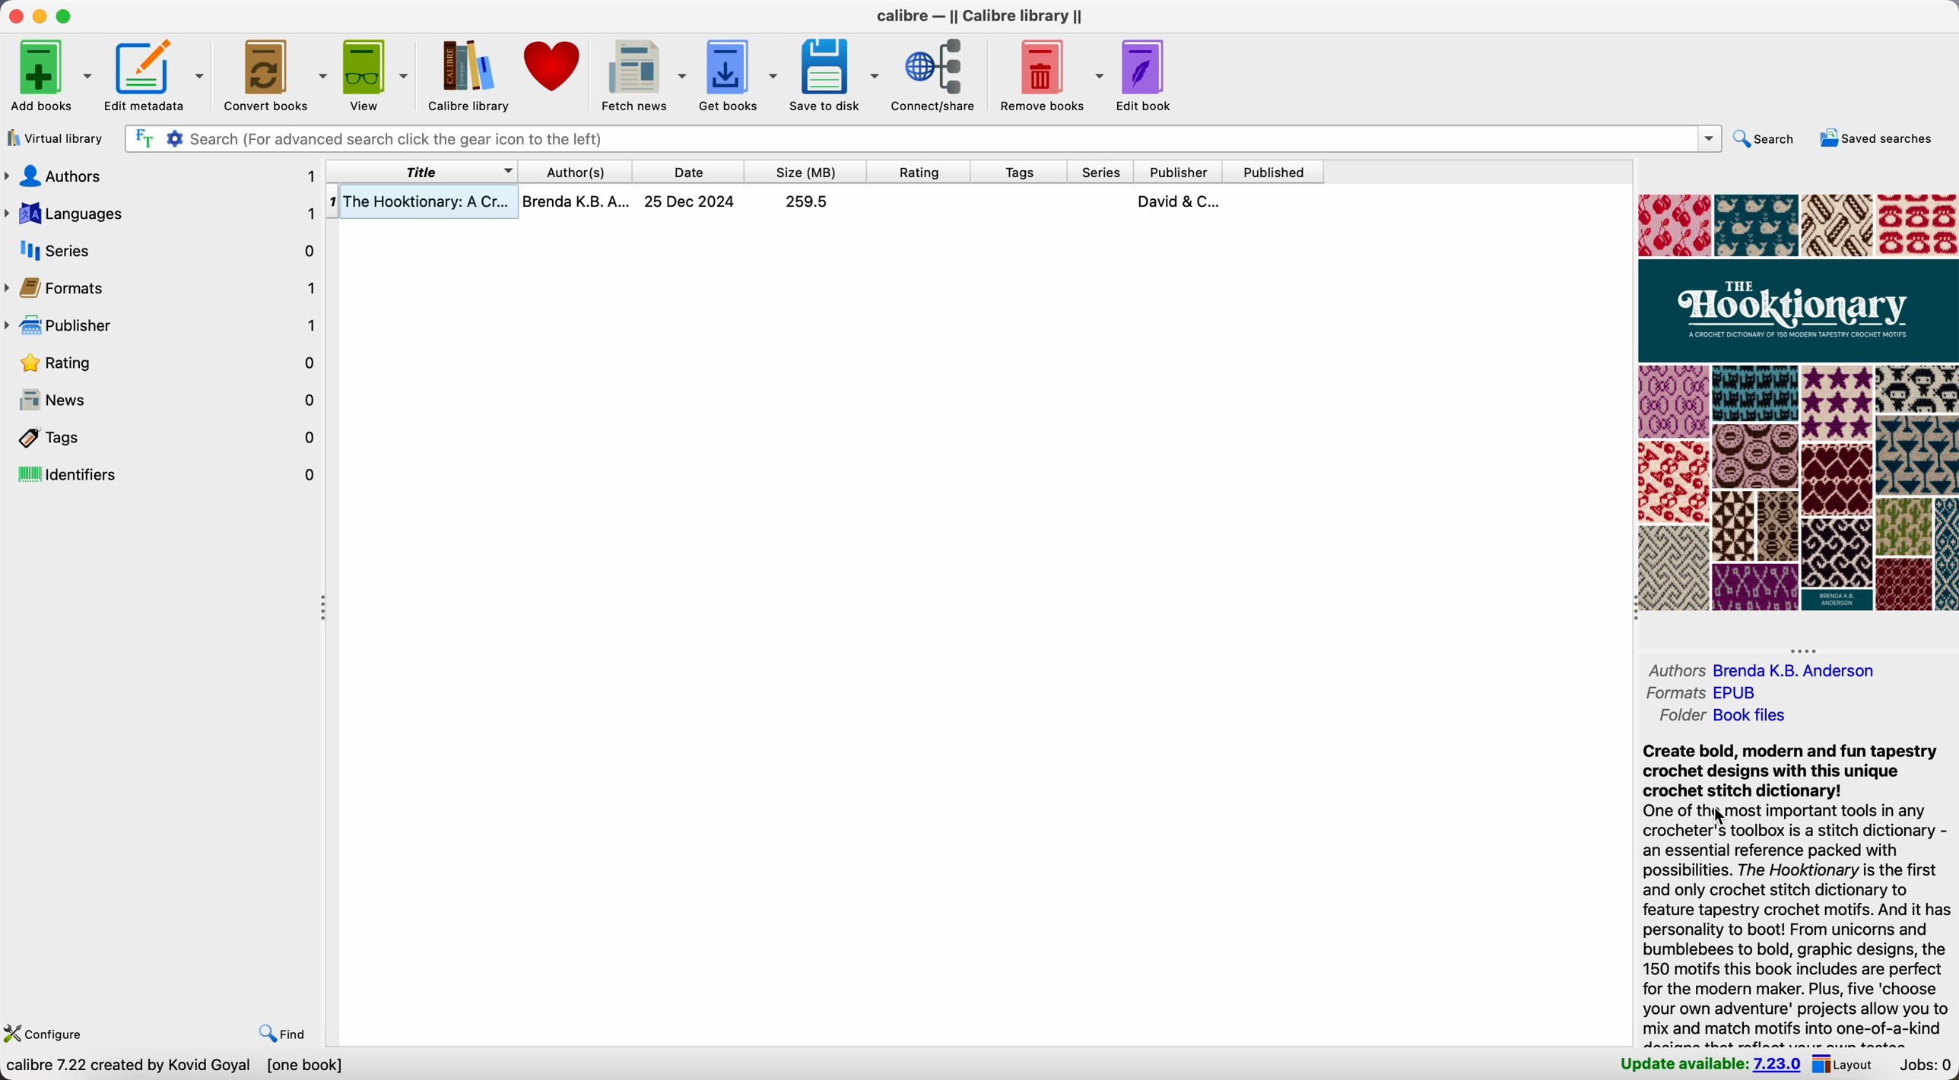 The image size is (1959, 1080). I want to click on authors, so click(1776, 672).